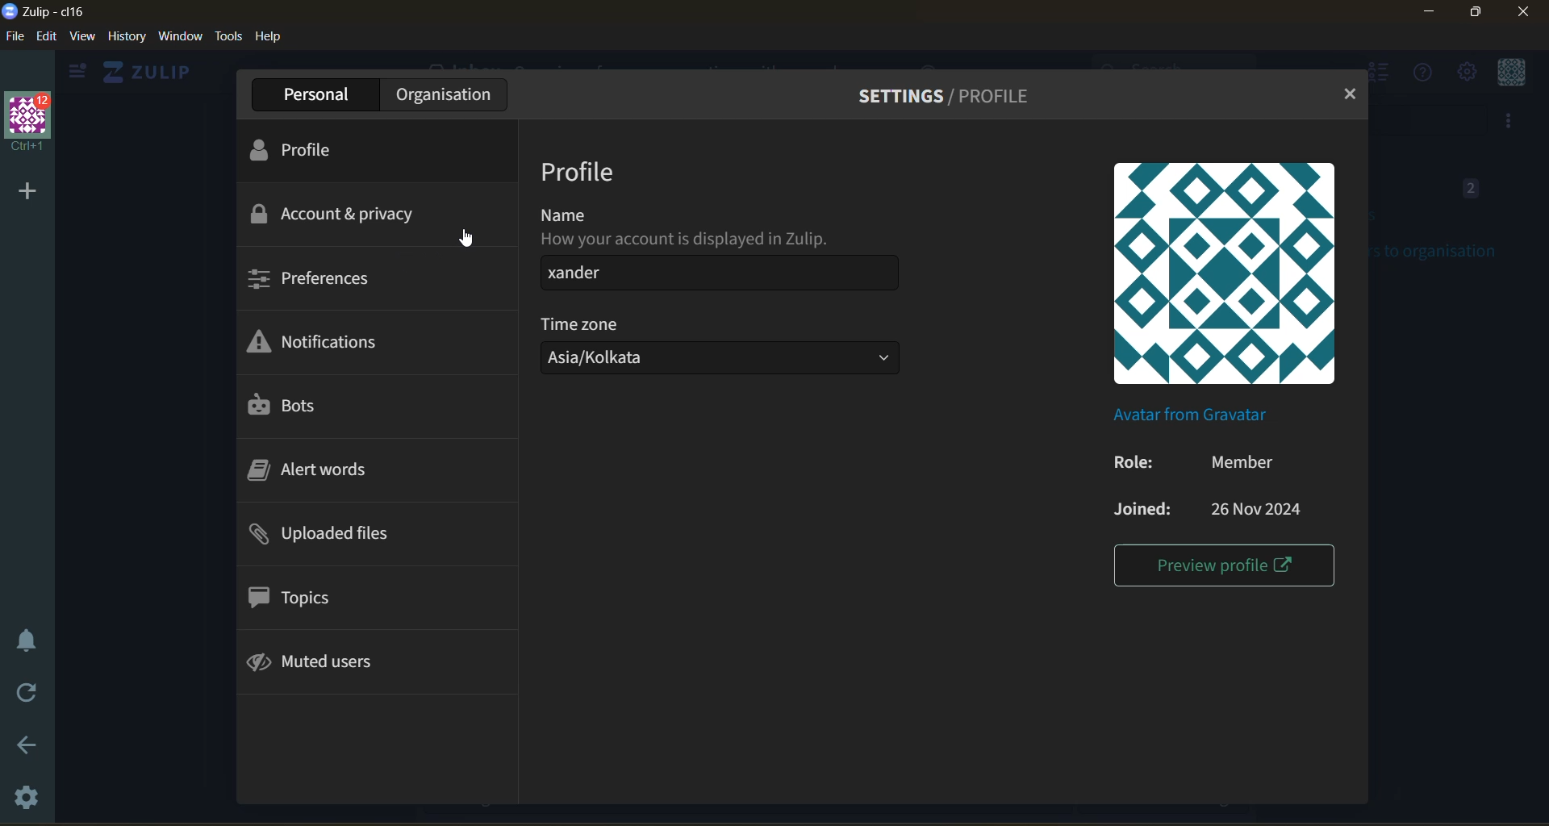 This screenshot has height=826, width=1549. Describe the element at coordinates (580, 176) in the screenshot. I see `profile` at that location.